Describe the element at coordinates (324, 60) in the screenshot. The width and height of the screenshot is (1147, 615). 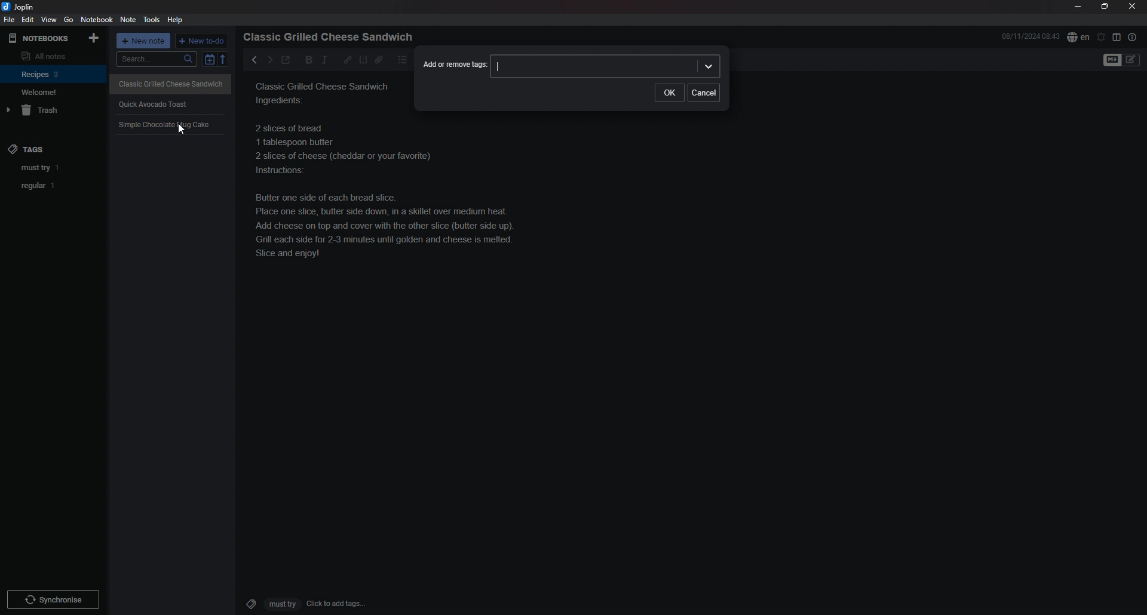
I see `italic` at that location.